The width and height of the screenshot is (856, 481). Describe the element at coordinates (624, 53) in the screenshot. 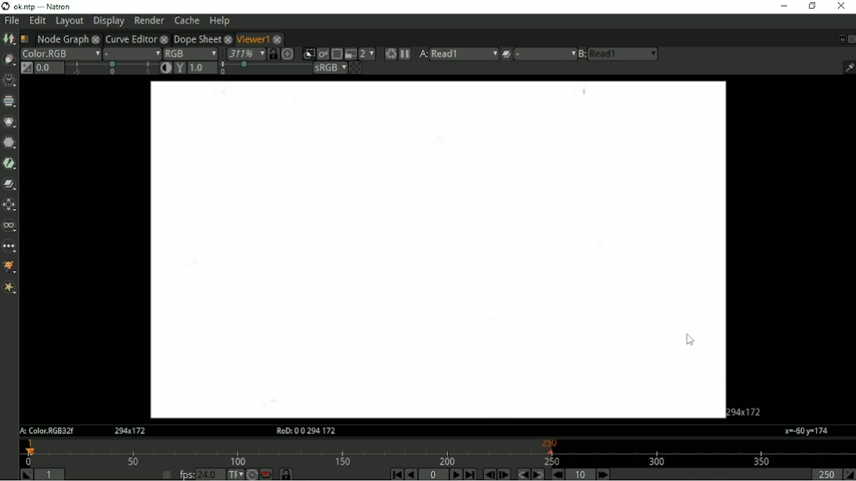

I see `read1` at that location.